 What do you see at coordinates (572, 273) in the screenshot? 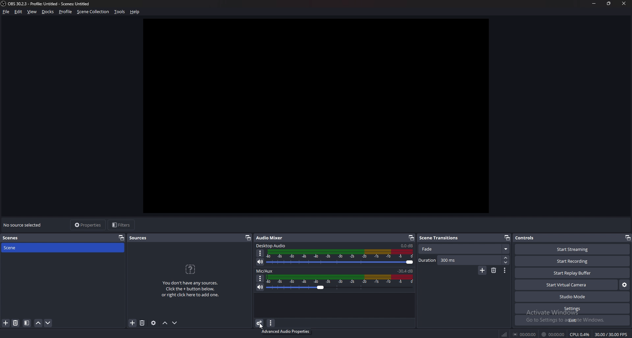
I see `start replay buffer` at bounding box center [572, 273].